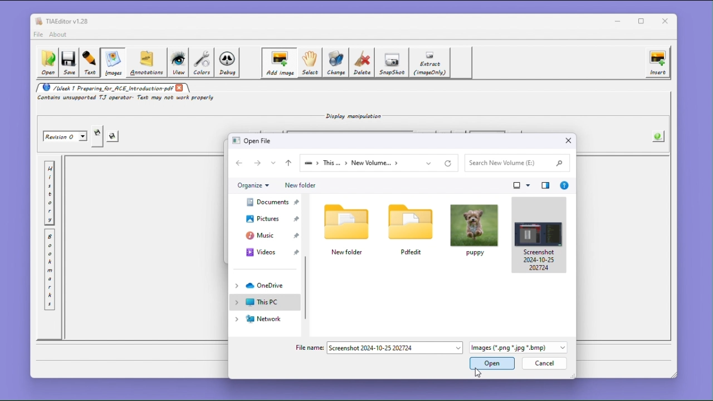 The image size is (713, 401). I want to click on go forward, so click(258, 163).